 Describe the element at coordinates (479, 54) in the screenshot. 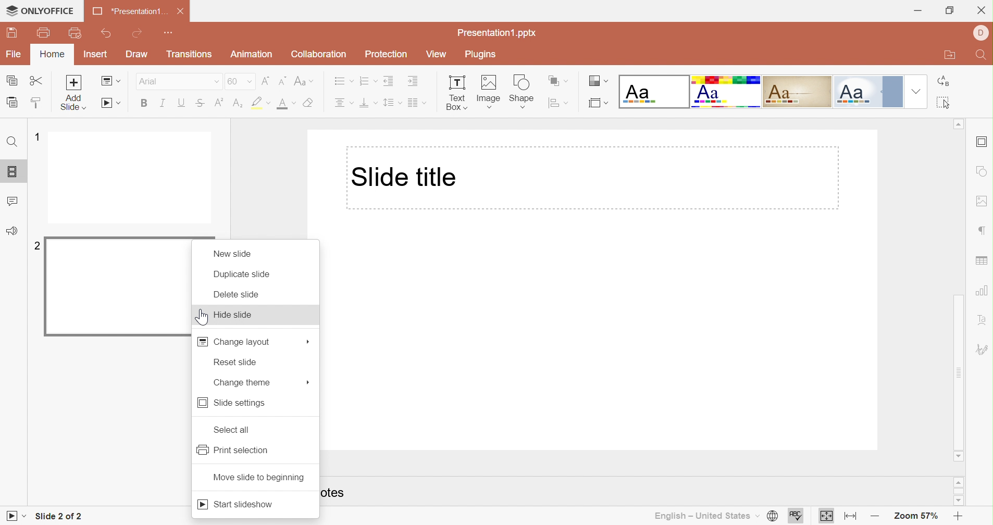

I see `Plugins` at that location.